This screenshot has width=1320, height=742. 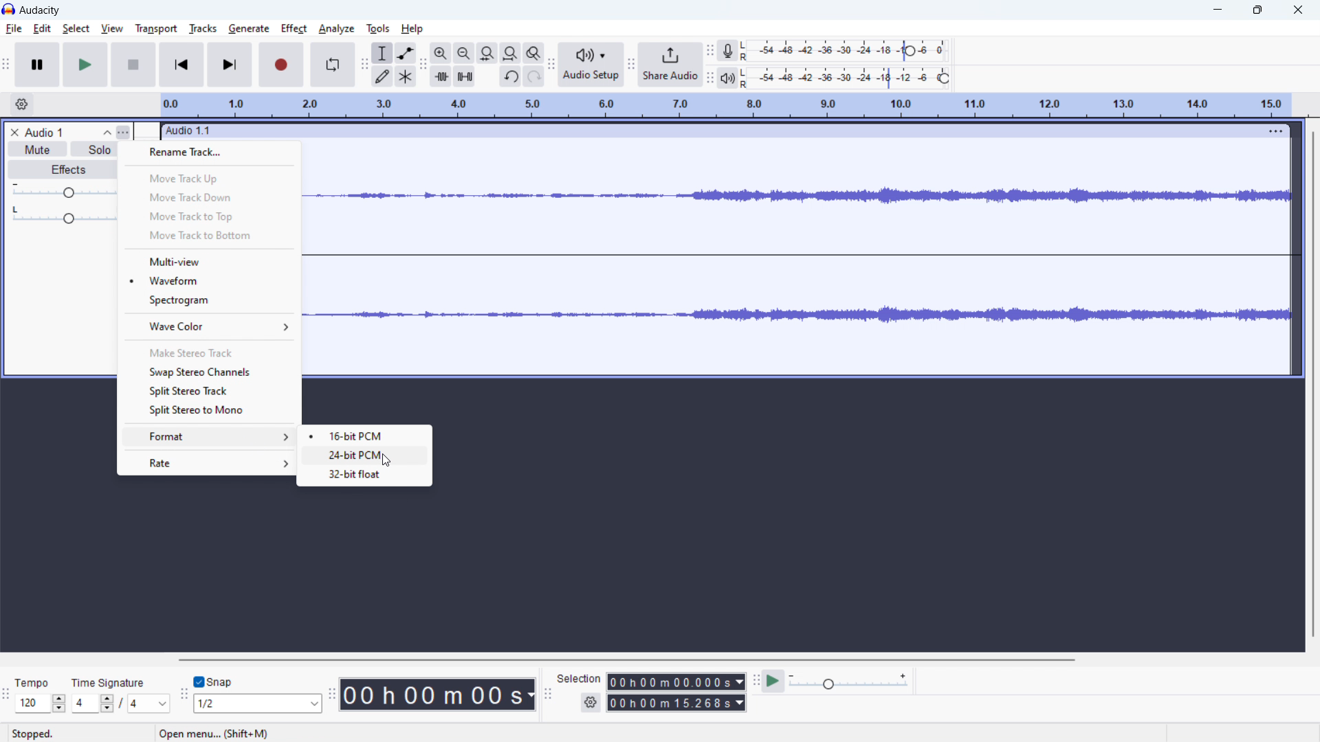 I want to click on edit toolbar, so click(x=423, y=64).